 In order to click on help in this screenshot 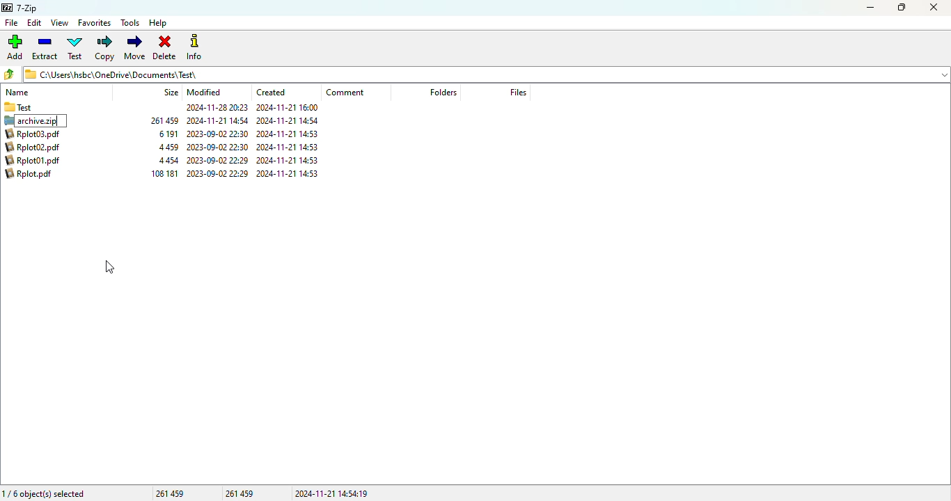, I will do `click(159, 23)`.